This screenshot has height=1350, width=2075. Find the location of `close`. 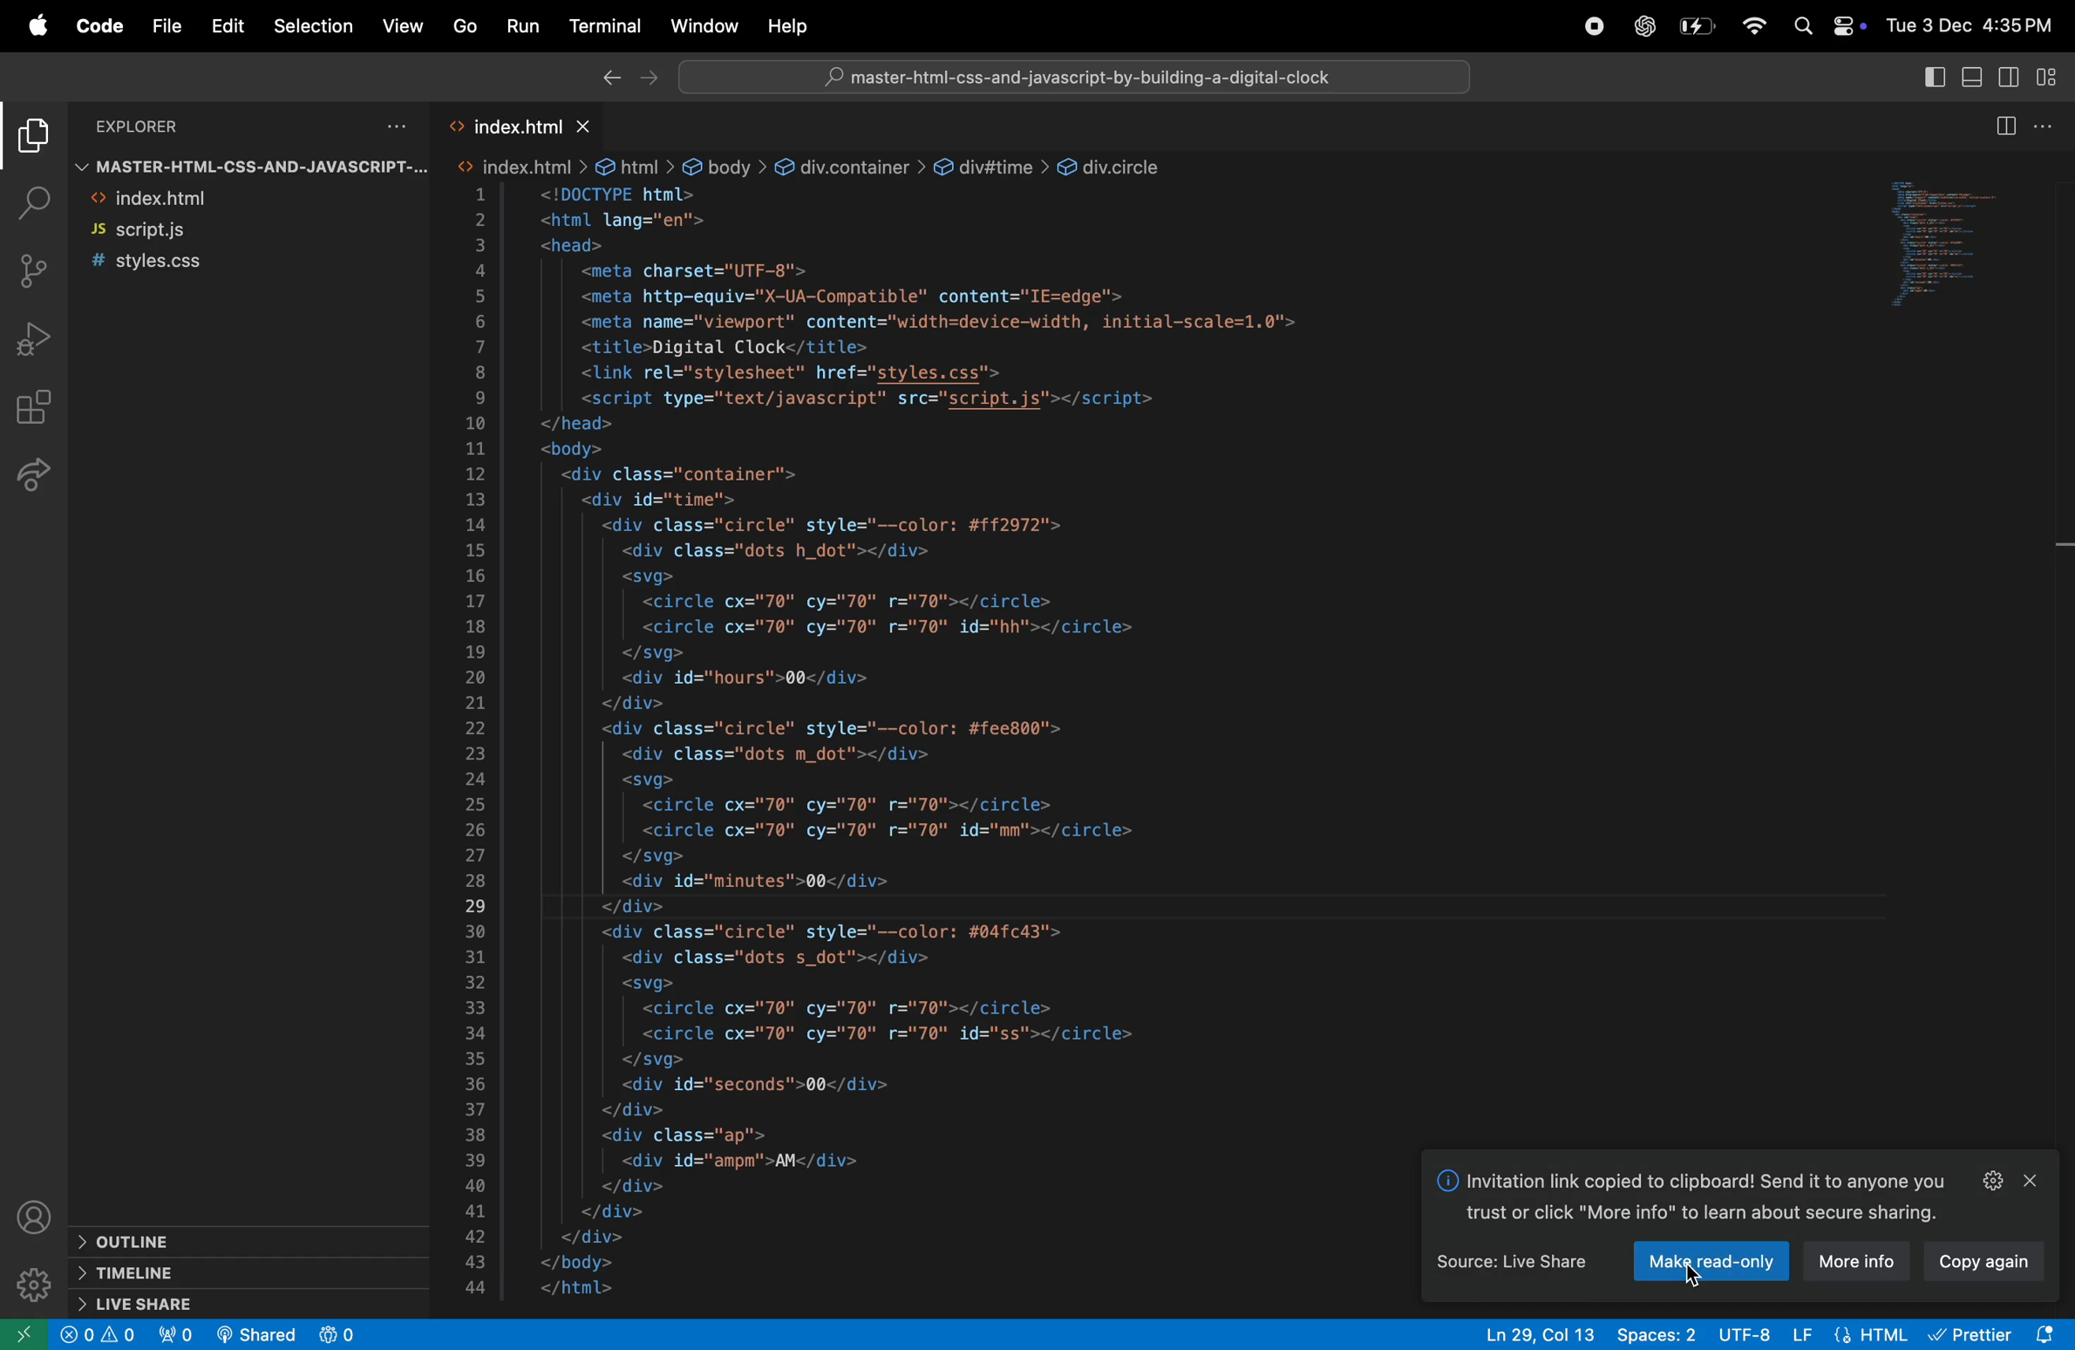

close is located at coordinates (2039, 1179).